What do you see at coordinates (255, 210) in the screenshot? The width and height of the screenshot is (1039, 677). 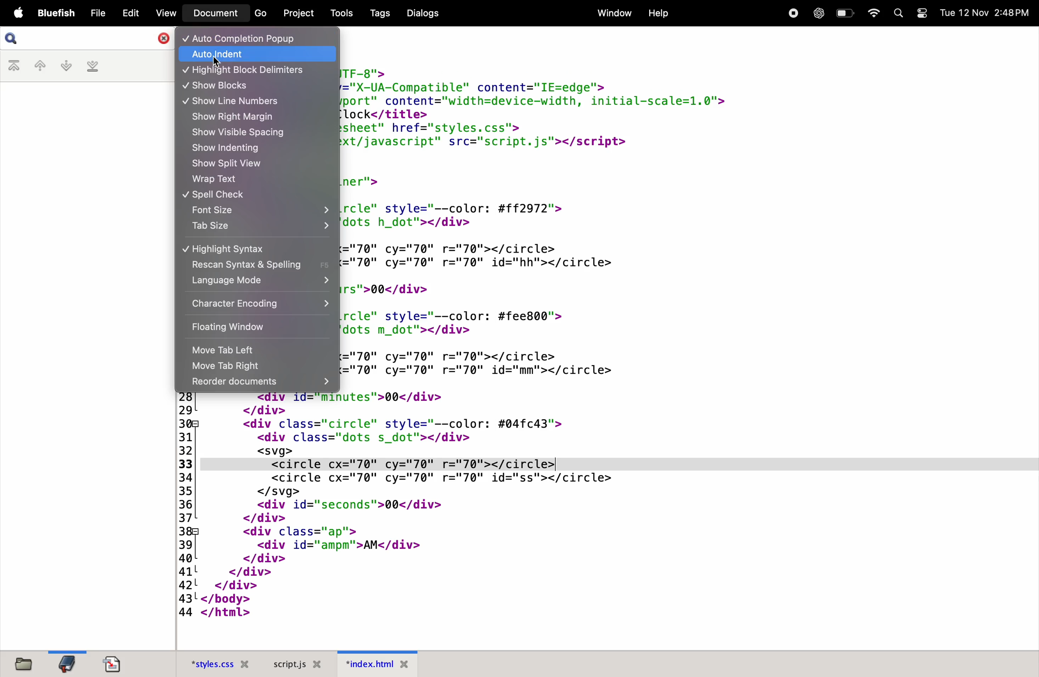 I see `font size` at bounding box center [255, 210].